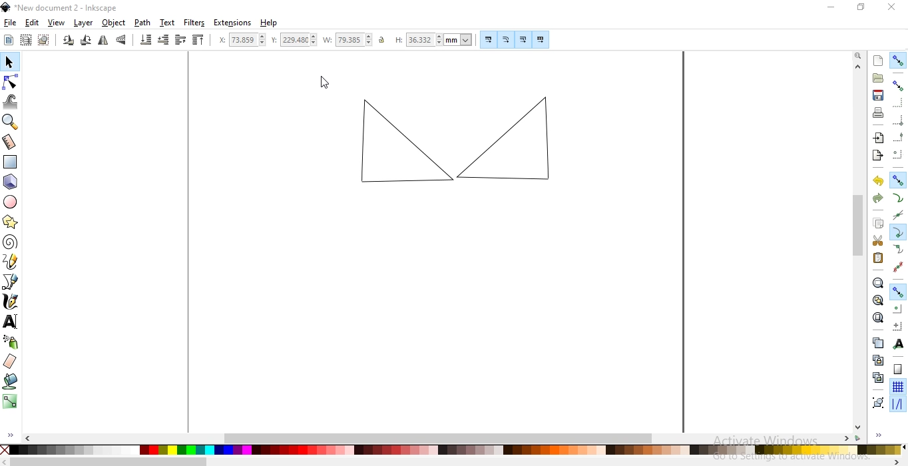  Describe the element at coordinates (455, 136) in the screenshot. I see `object image` at that location.